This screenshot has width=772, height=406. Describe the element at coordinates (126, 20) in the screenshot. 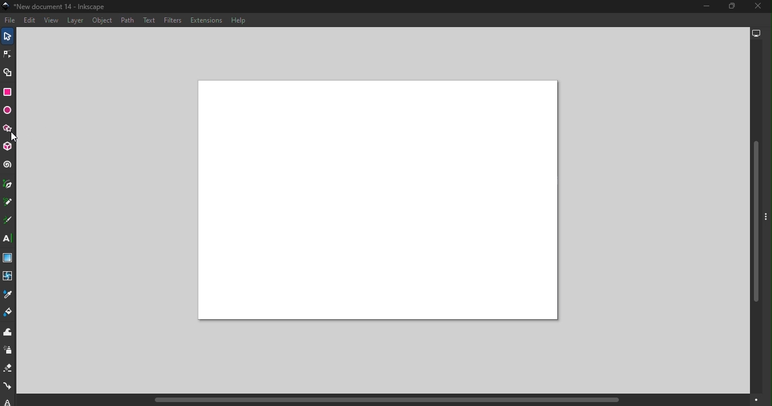

I see `Path` at that location.